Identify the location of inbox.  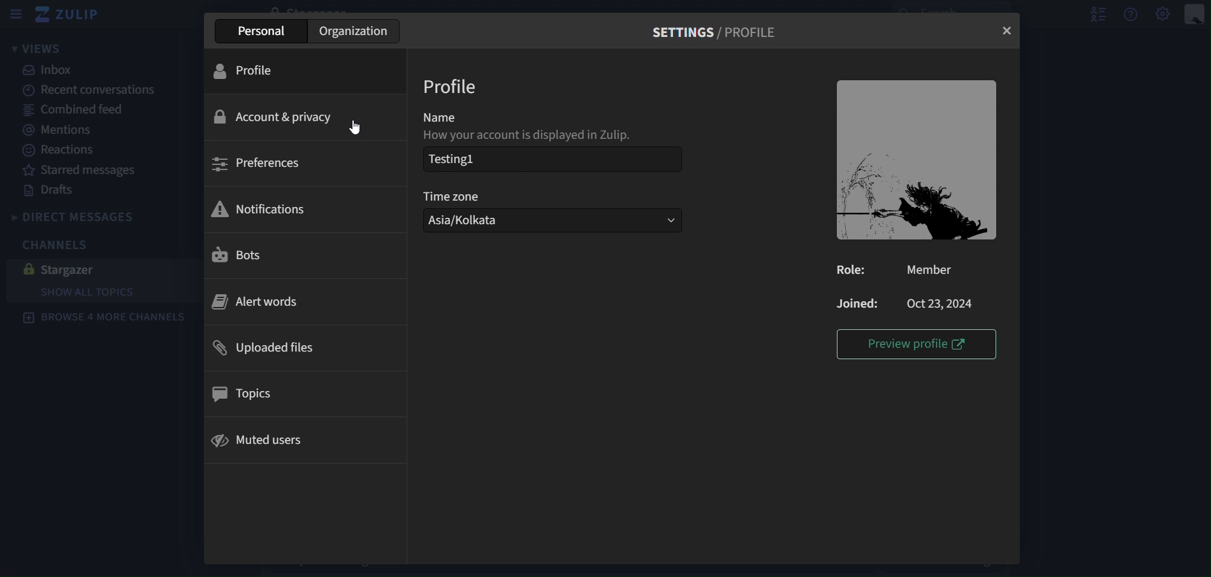
(50, 72).